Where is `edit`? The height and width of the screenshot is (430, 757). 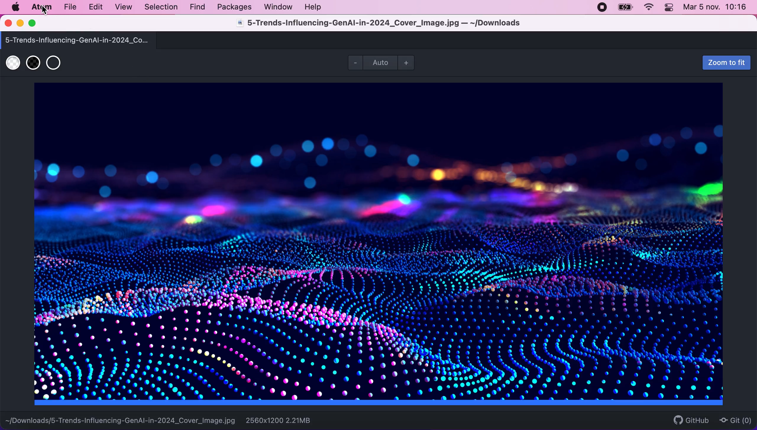
edit is located at coordinates (95, 7).